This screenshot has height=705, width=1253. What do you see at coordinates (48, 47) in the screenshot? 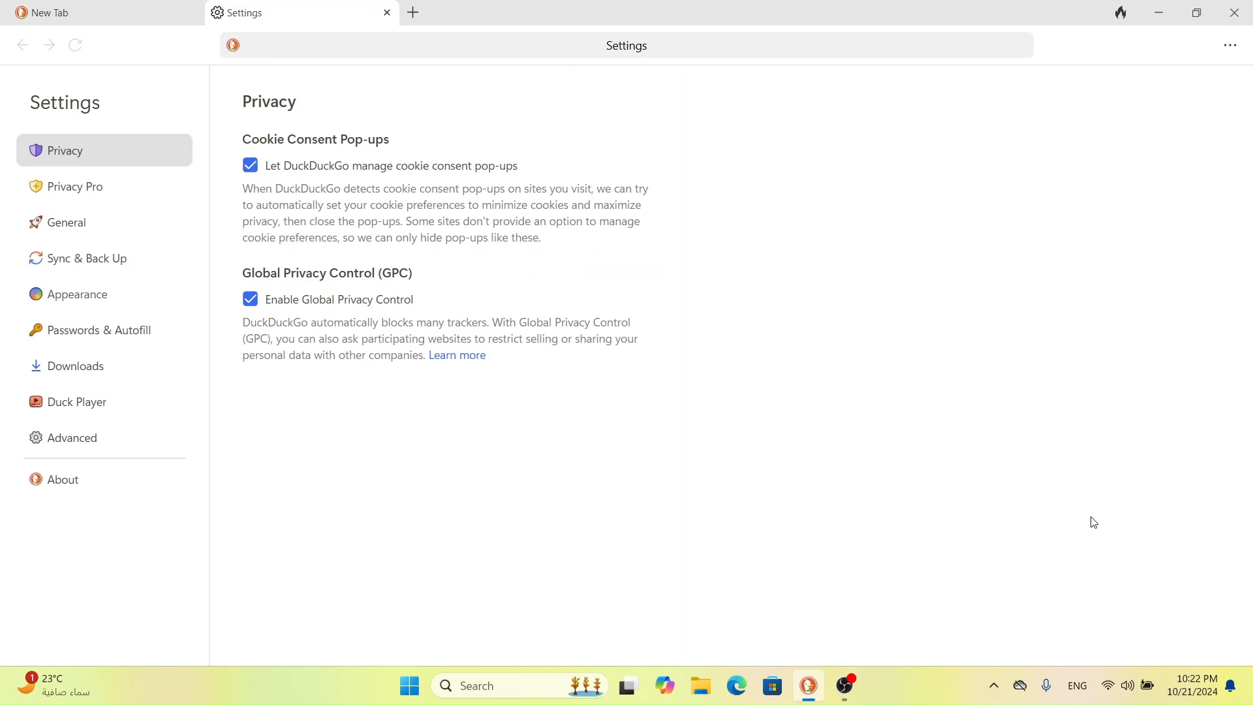
I see `go to next page` at bounding box center [48, 47].